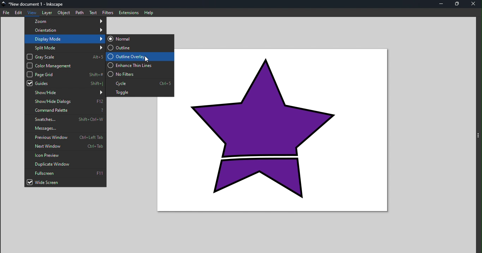 Image resolution: width=482 pixels, height=253 pixels. Describe the element at coordinates (65, 173) in the screenshot. I see `Full screen` at that location.